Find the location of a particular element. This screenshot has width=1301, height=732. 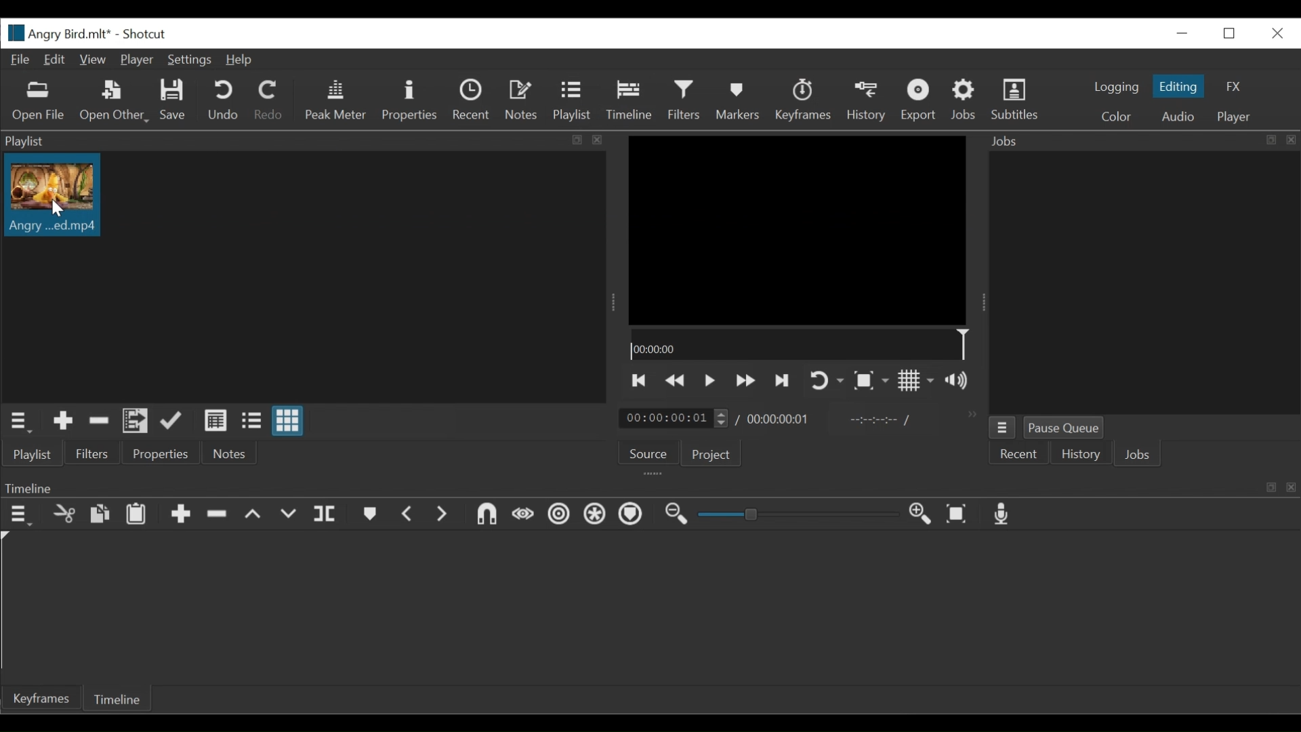

Lift is located at coordinates (253, 514).